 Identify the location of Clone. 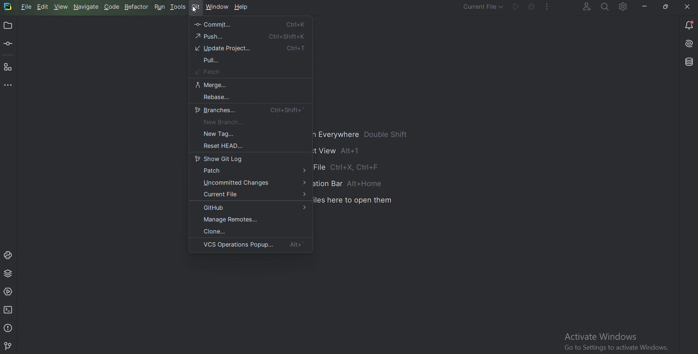
(217, 231).